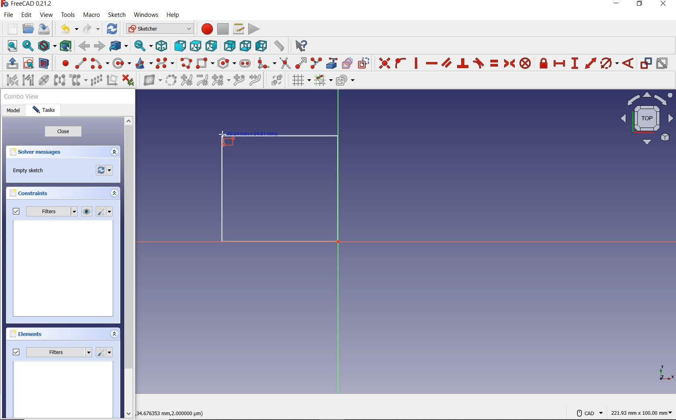 This screenshot has width=676, height=420. I want to click on toggle driving, so click(646, 63).